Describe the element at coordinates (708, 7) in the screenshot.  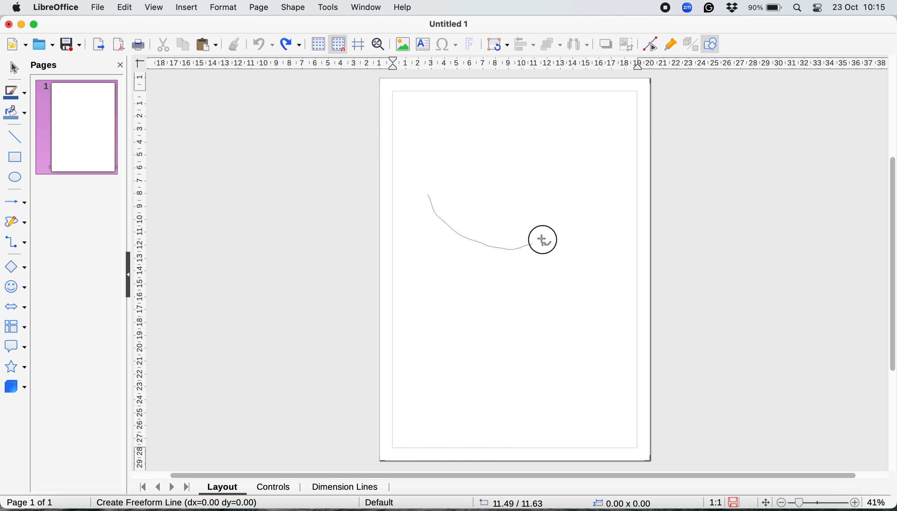
I see `grammarly` at that location.